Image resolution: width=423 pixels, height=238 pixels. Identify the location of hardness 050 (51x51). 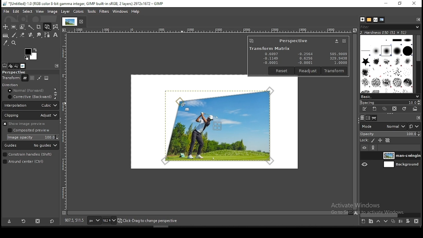
(384, 33).